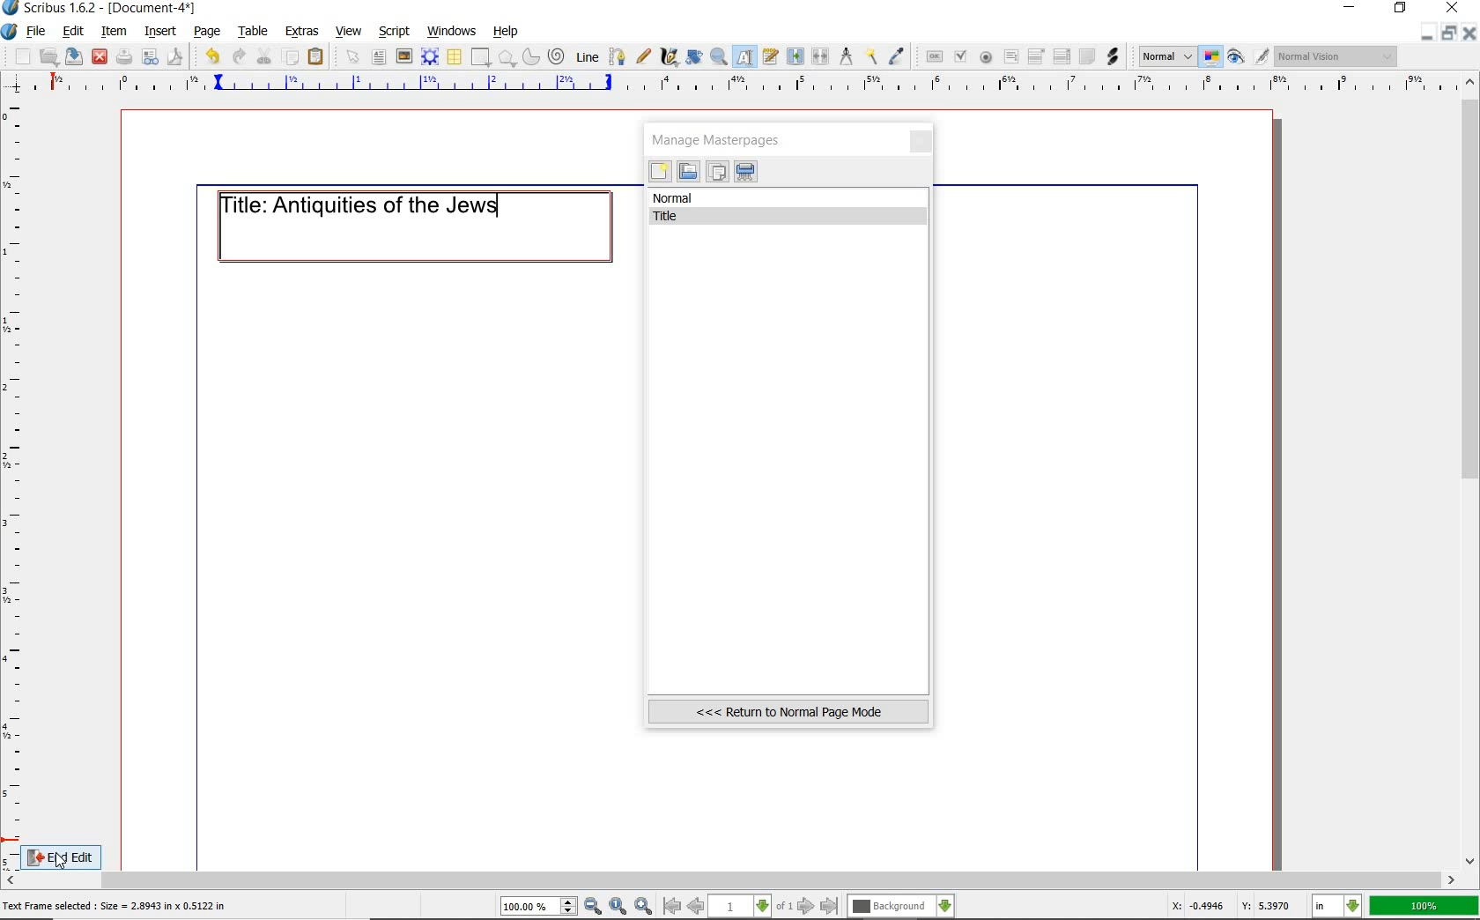  What do you see at coordinates (669, 57) in the screenshot?
I see `calligraphic line` at bounding box center [669, 57].